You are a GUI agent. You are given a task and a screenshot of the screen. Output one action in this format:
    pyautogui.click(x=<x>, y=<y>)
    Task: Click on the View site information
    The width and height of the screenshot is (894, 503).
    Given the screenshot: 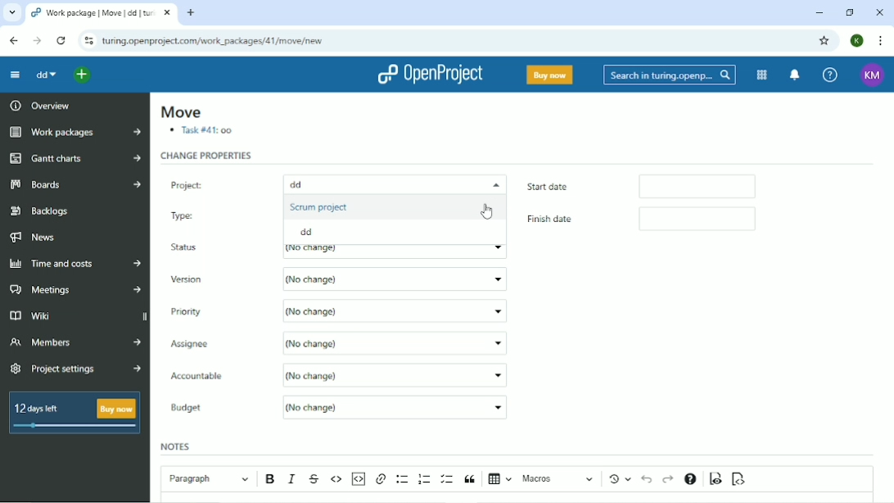 What is the action you would take?
    pyautogui.click(x=88, y=41)
    